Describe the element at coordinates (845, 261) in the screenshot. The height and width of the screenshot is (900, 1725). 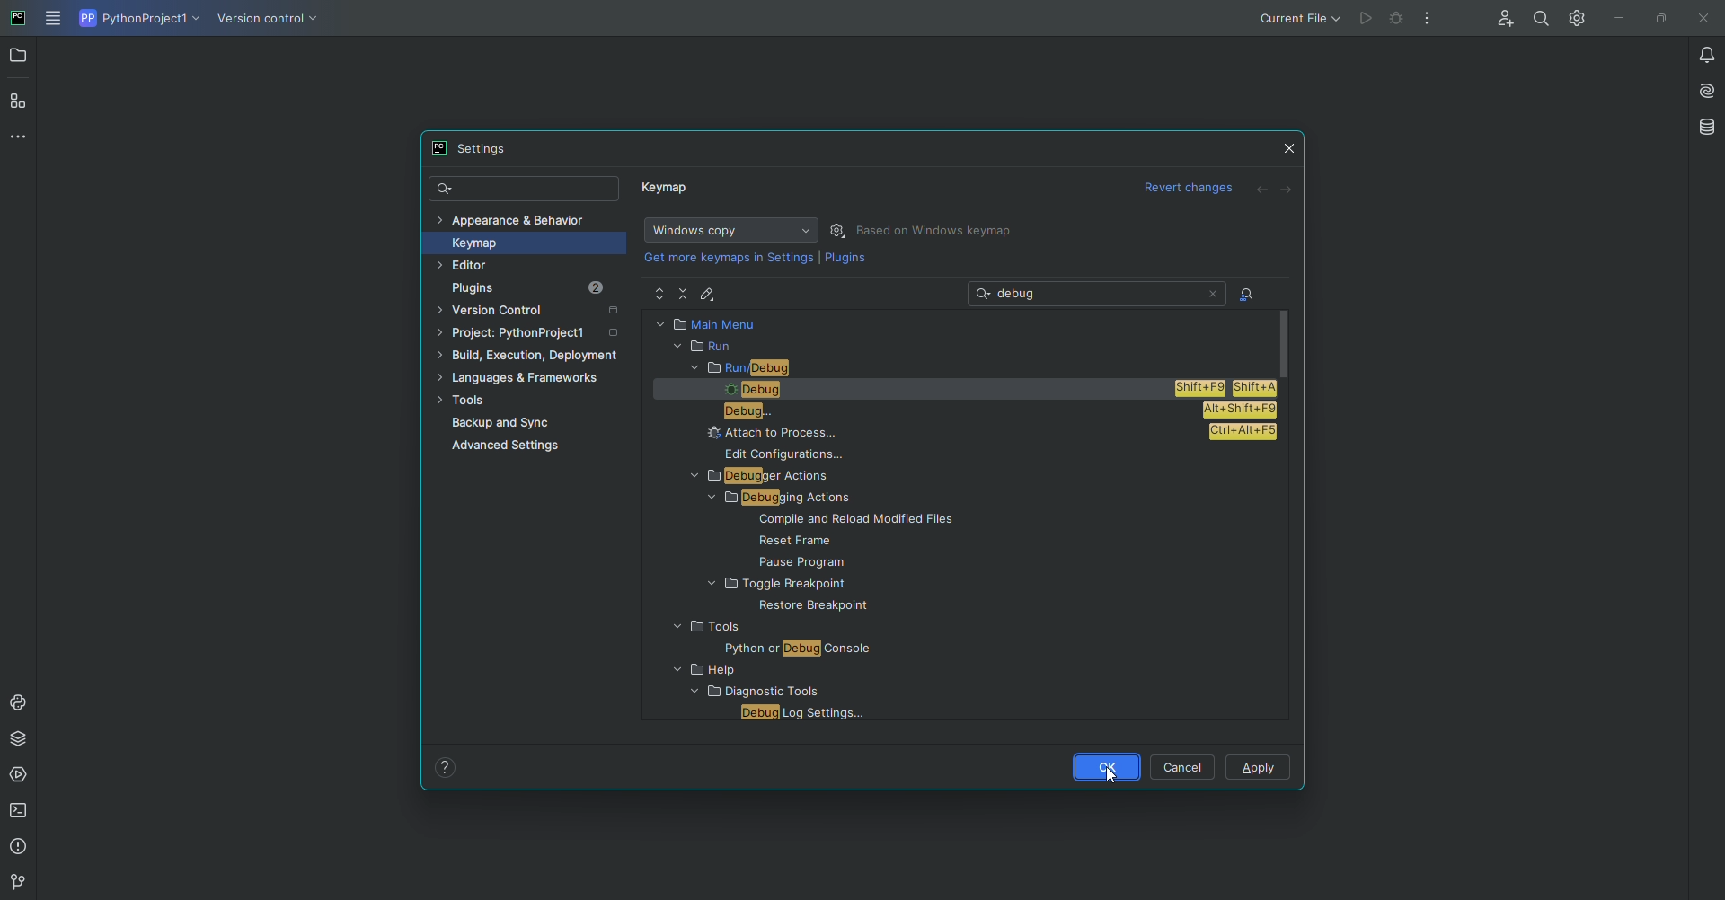
I see `Plugins` at that location.